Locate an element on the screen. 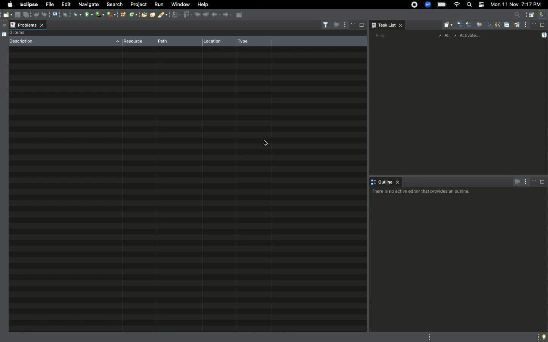 The height and width of the screenshot is (342, 548). New task is located at coordinates (448, 25).